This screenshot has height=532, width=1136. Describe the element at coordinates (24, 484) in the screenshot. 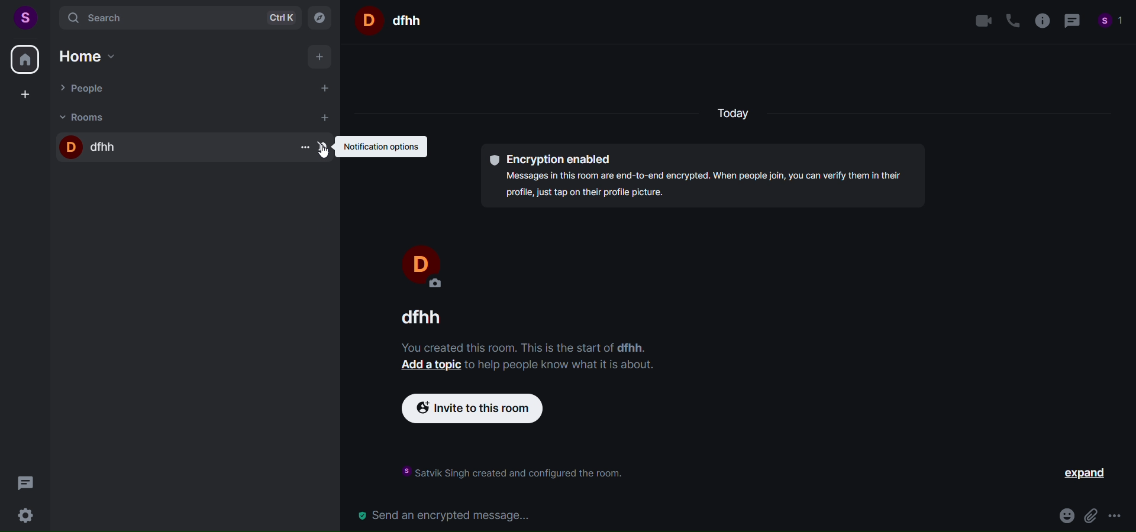

I see `threads` at that location.